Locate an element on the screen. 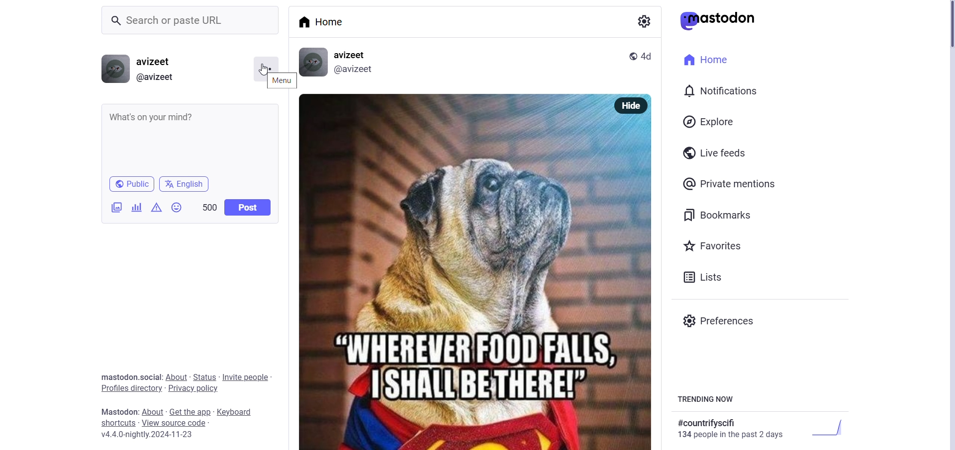 This screenshot has height=450, width=955. name is located at coordinates (156, 61).